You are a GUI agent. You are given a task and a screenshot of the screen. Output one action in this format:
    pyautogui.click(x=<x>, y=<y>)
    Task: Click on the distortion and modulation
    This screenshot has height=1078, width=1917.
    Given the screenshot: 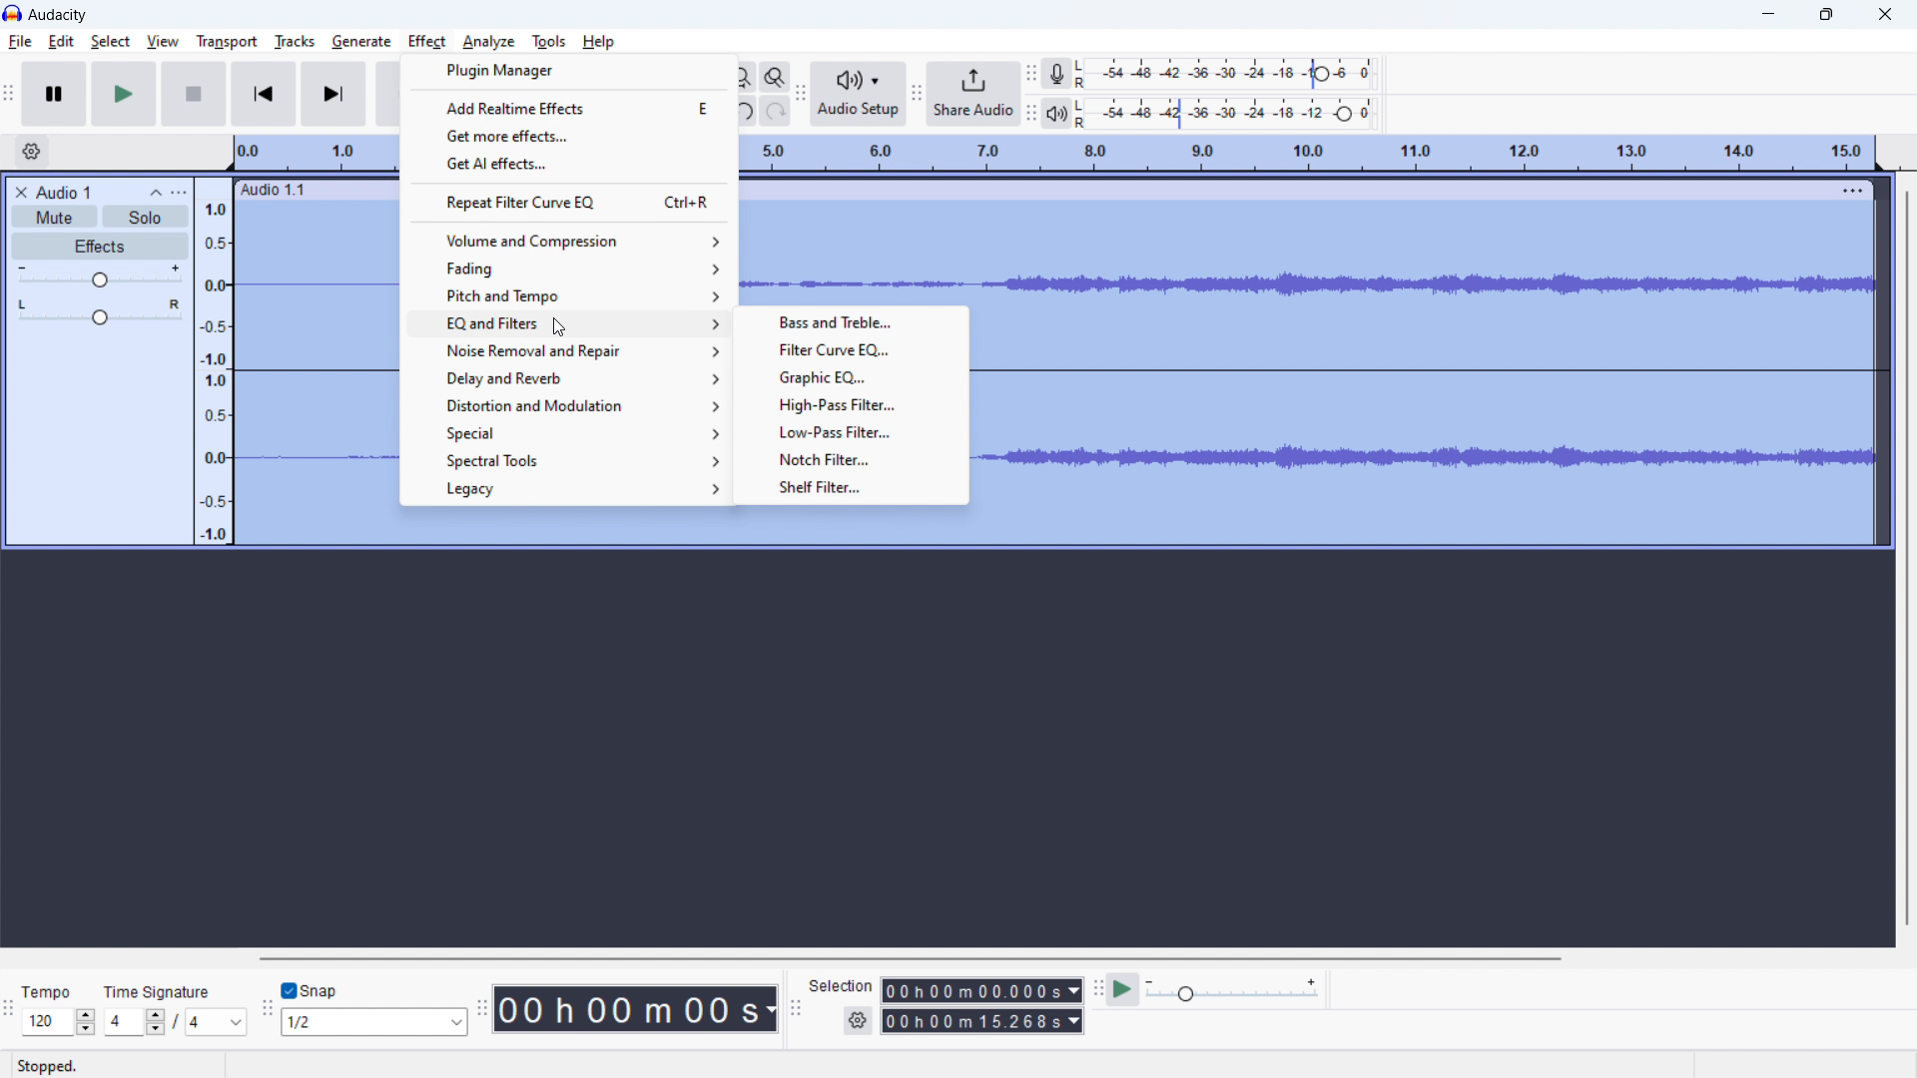 What is the action you would take?
    pyautogui.click(x=566, y=405)
    